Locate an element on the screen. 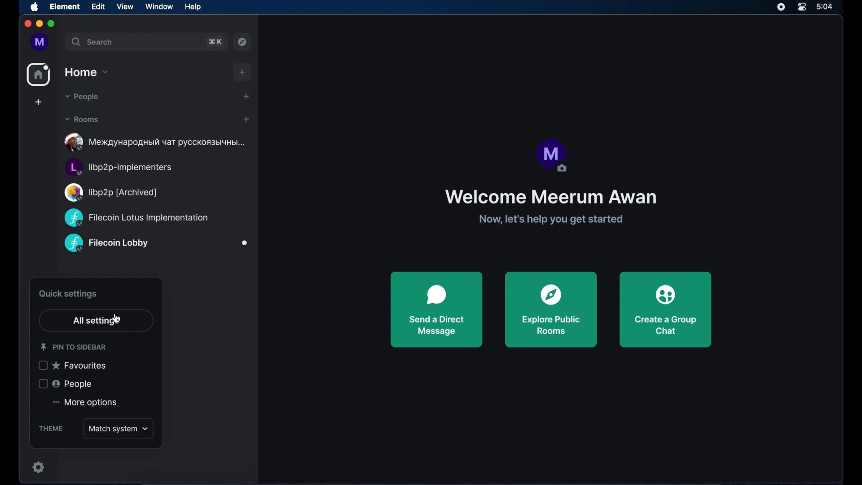 The height and width of the screenshot is (485, 862). help is located at coordinates (193, 6).